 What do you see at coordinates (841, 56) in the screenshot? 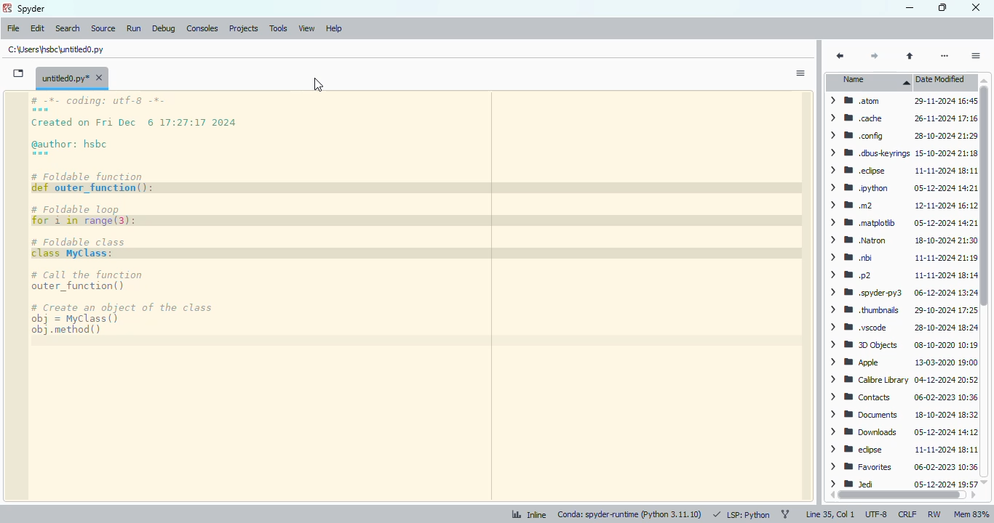
I see `back` at bounding box center [841, 56].